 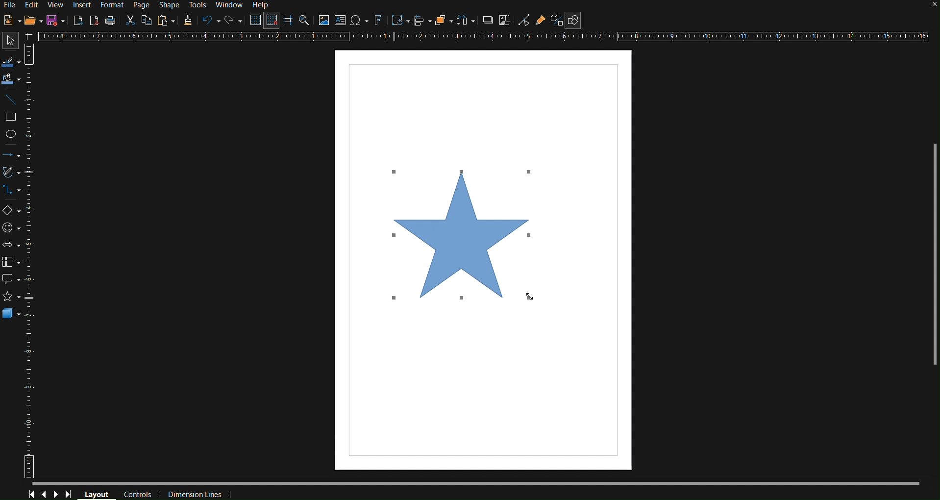 What do you see at coordinates (14, 135) in the screenshot?
I see `Ellipse` at bounding box center [14, 135].